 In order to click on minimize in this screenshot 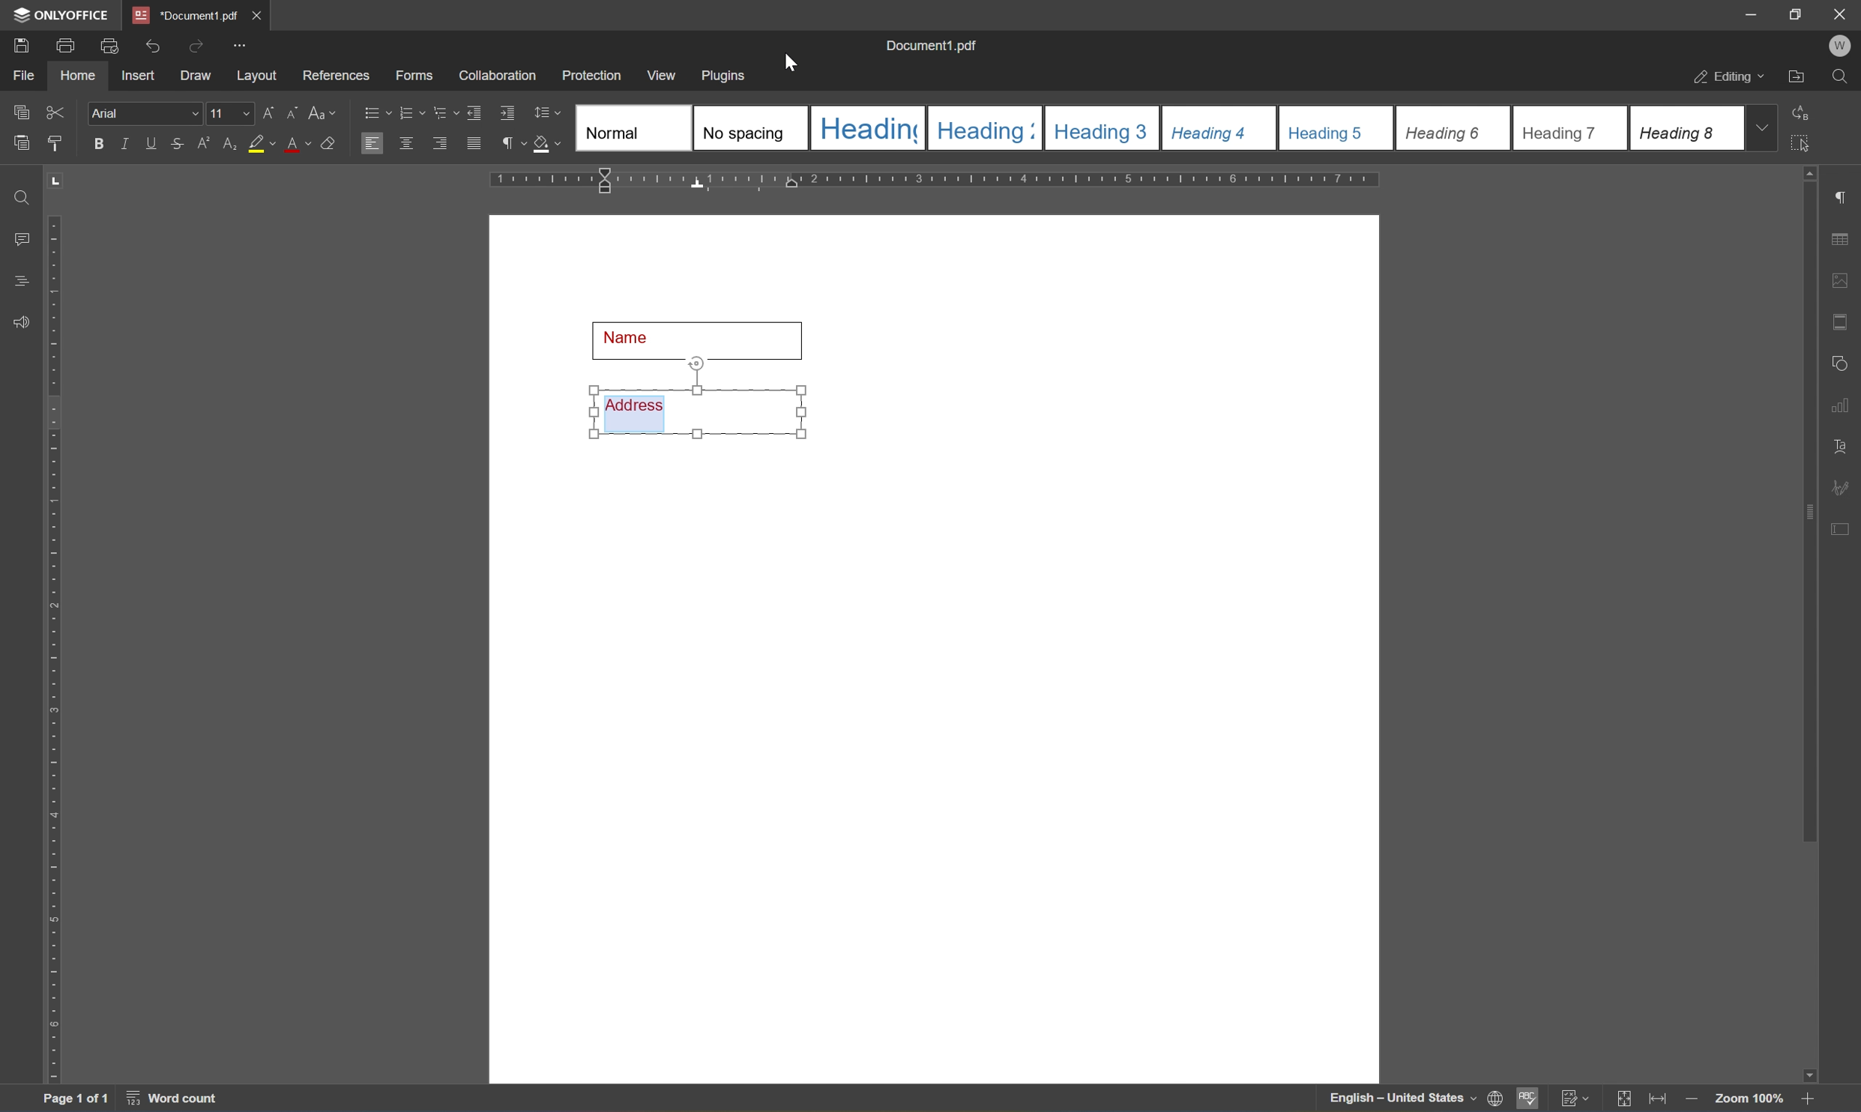, I will do `click(1752, 13)`.